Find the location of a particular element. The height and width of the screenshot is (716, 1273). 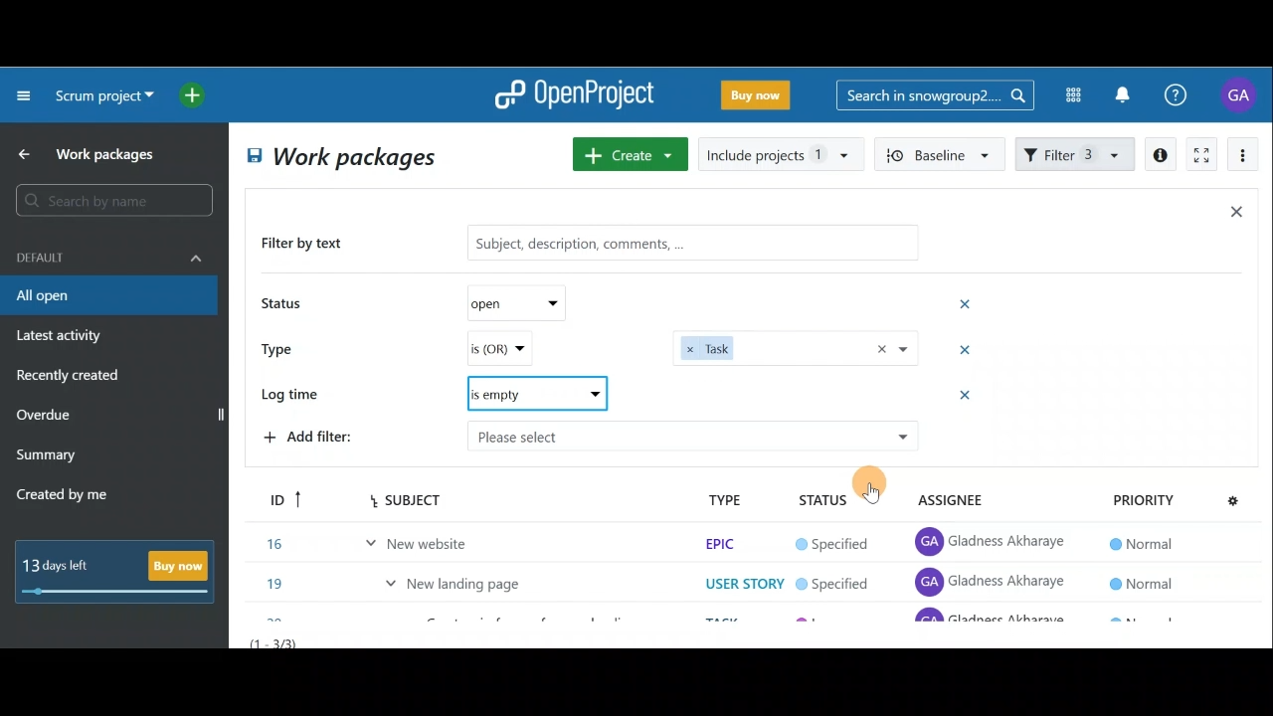

user story is located at coordinates (744, 539).